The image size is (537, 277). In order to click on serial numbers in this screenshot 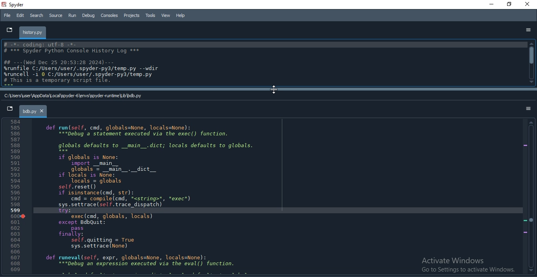, I will do `click(13, 197)`.